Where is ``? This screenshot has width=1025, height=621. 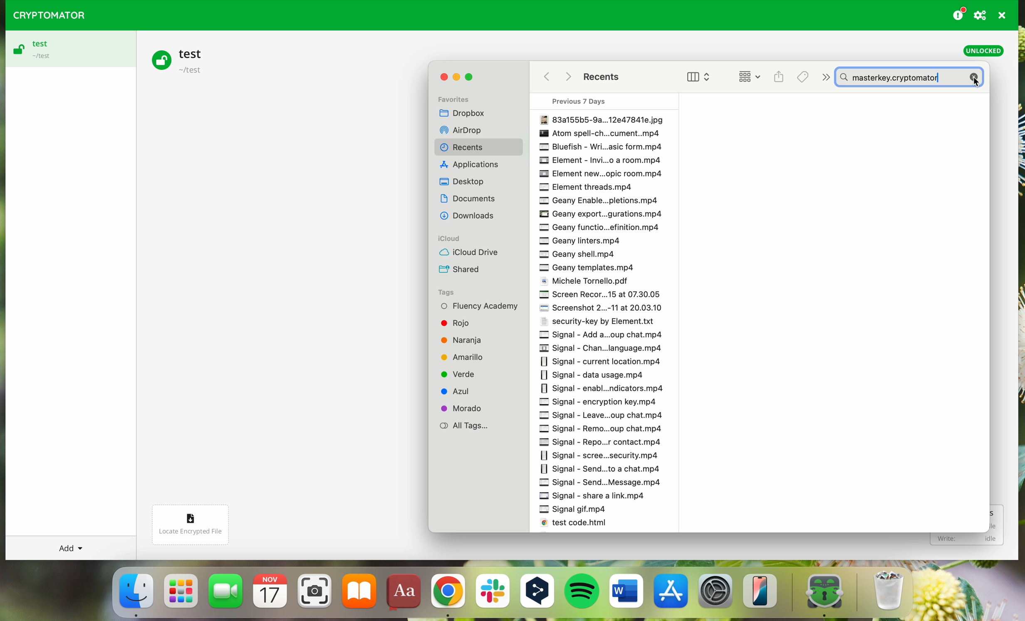
 is located at coordinates (471, 217).